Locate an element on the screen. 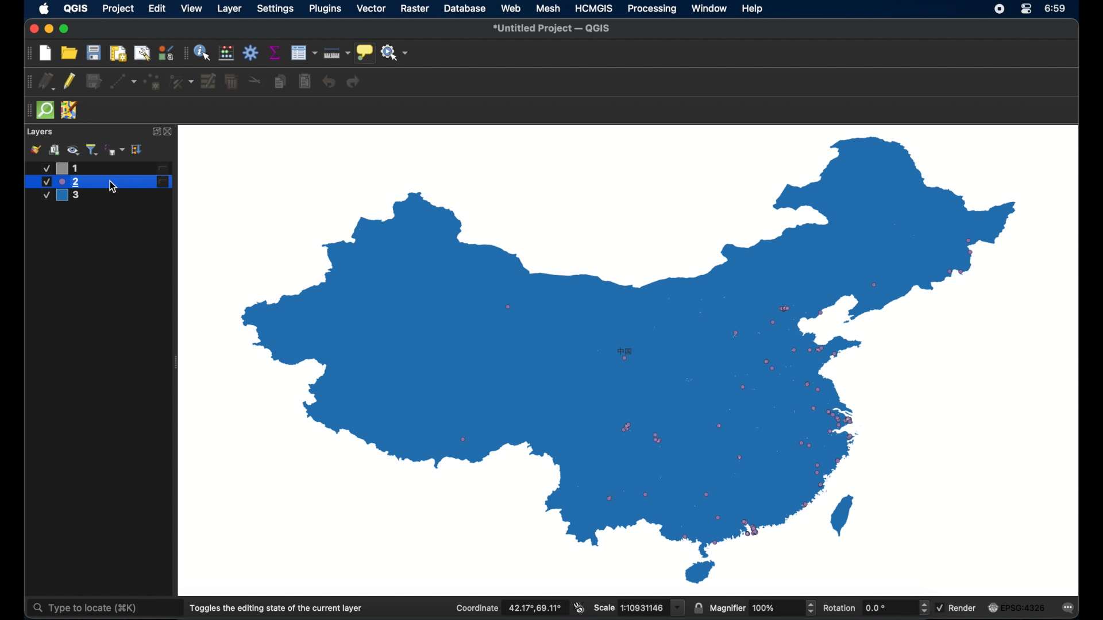  layer  3 is located at coordinates (67, 196).